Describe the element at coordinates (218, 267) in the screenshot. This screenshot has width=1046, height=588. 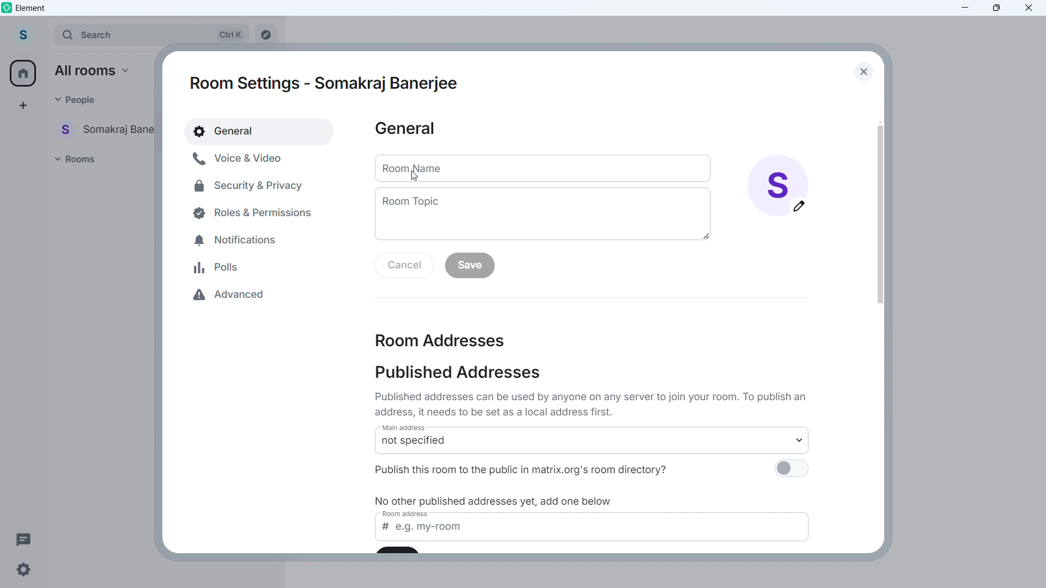
I see `Polls ` at that location.